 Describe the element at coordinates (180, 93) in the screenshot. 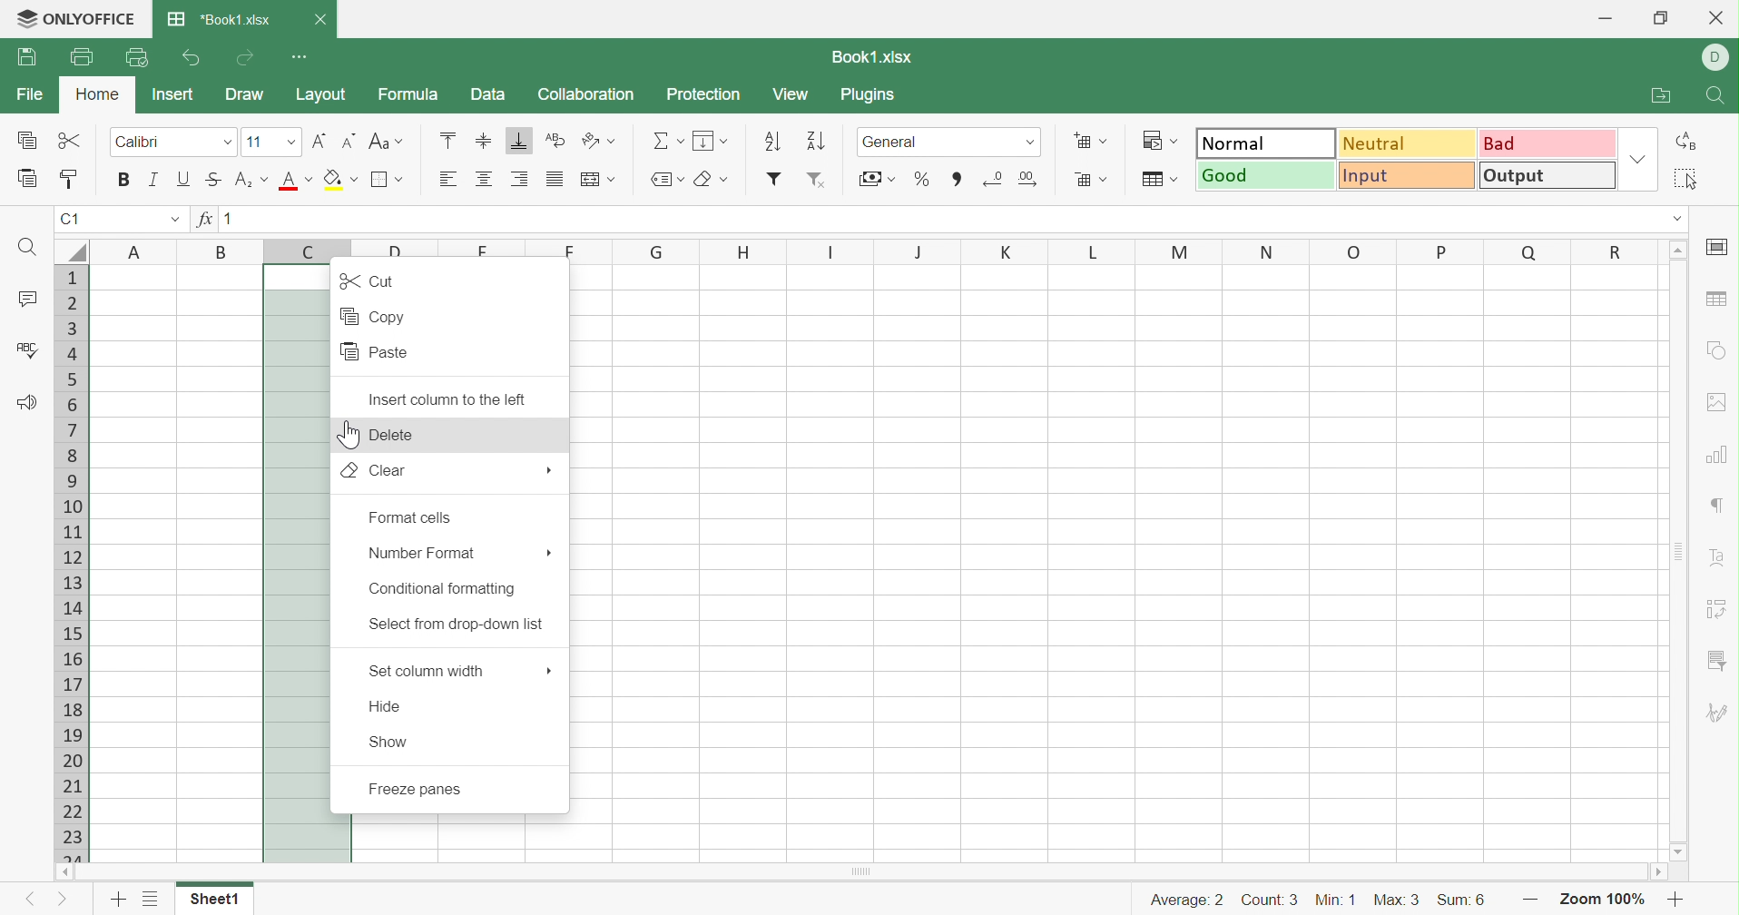

I see `Insert` at that location.